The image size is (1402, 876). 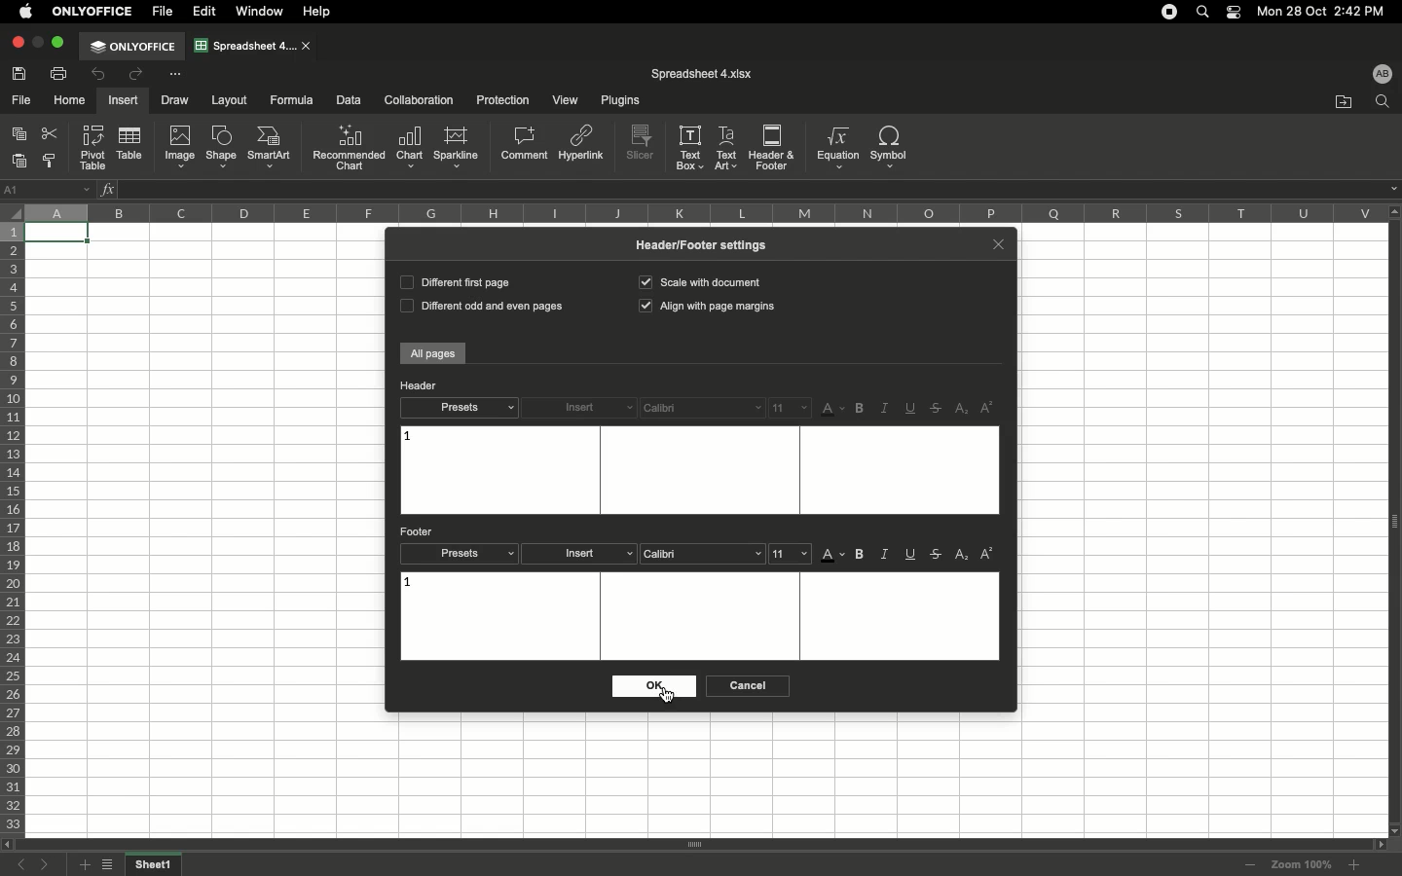 What do you see at coordinates (38, 42) in the screenshot?
I see `minimize` at bounding box center [38, 42].